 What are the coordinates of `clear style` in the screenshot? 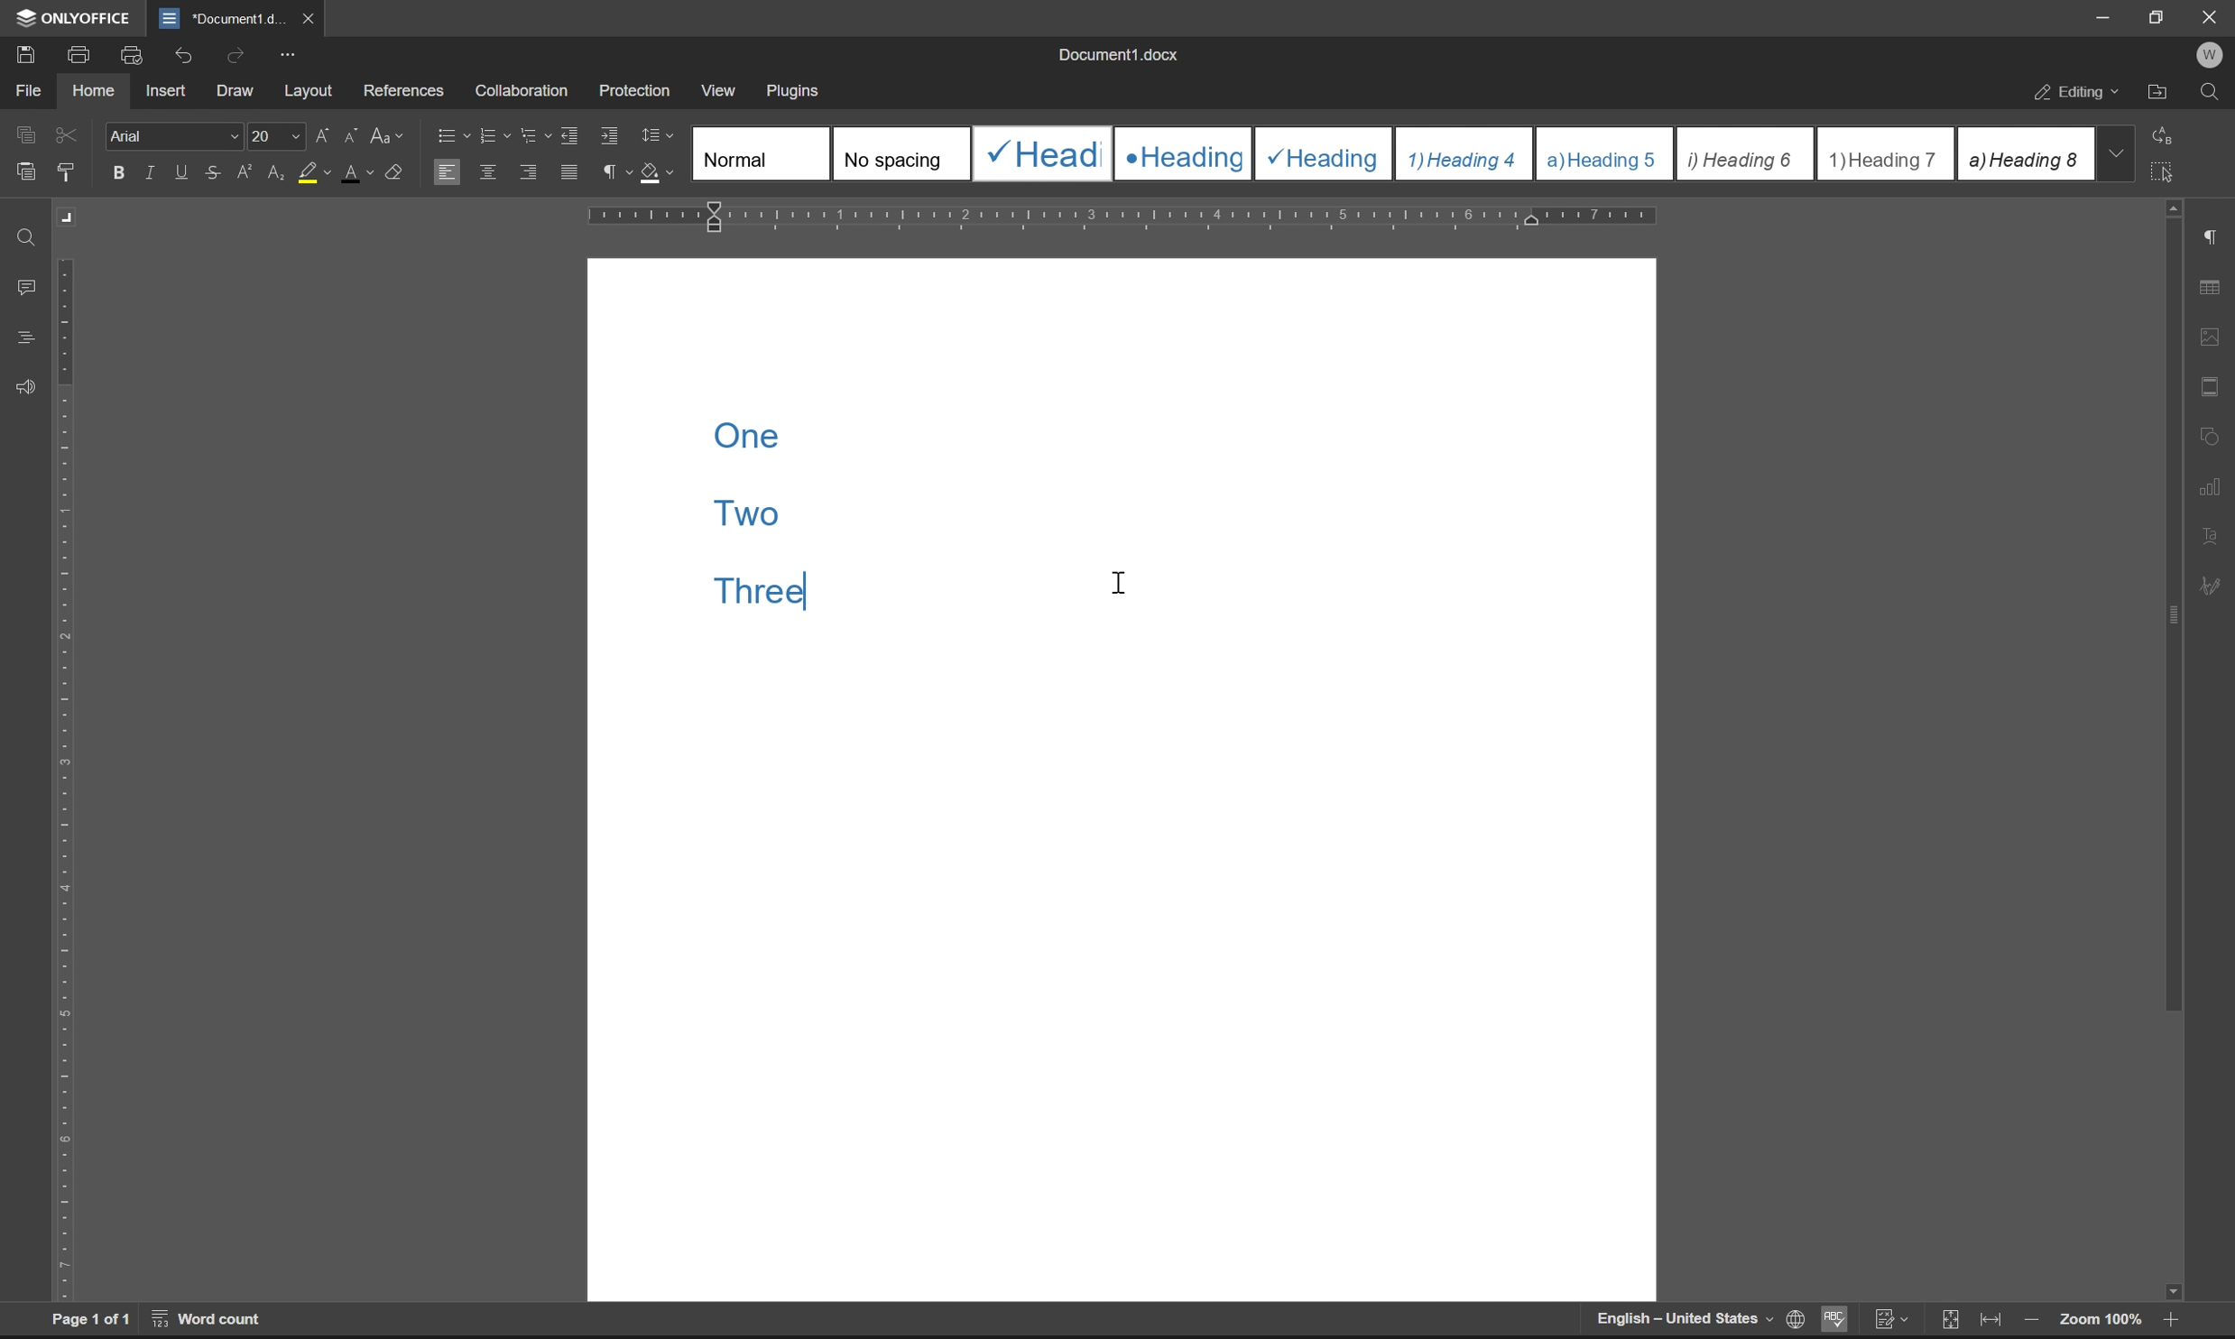 It's located at (395, 170).